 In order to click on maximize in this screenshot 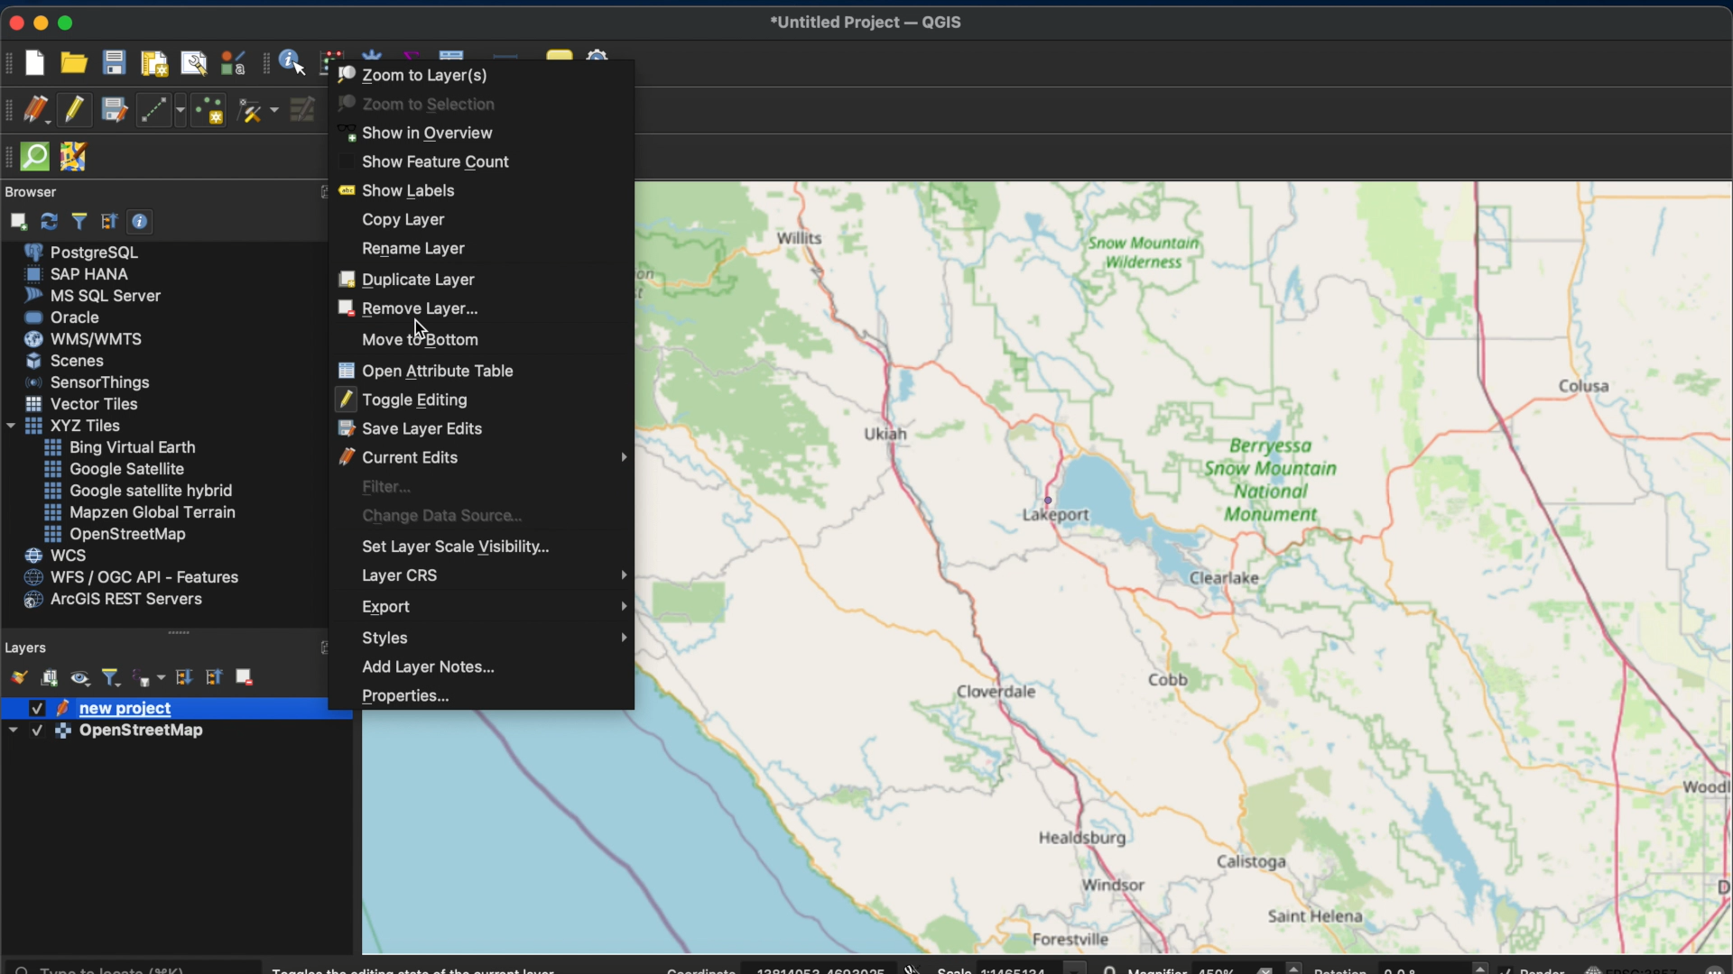, I will do `click(70, 22)`.